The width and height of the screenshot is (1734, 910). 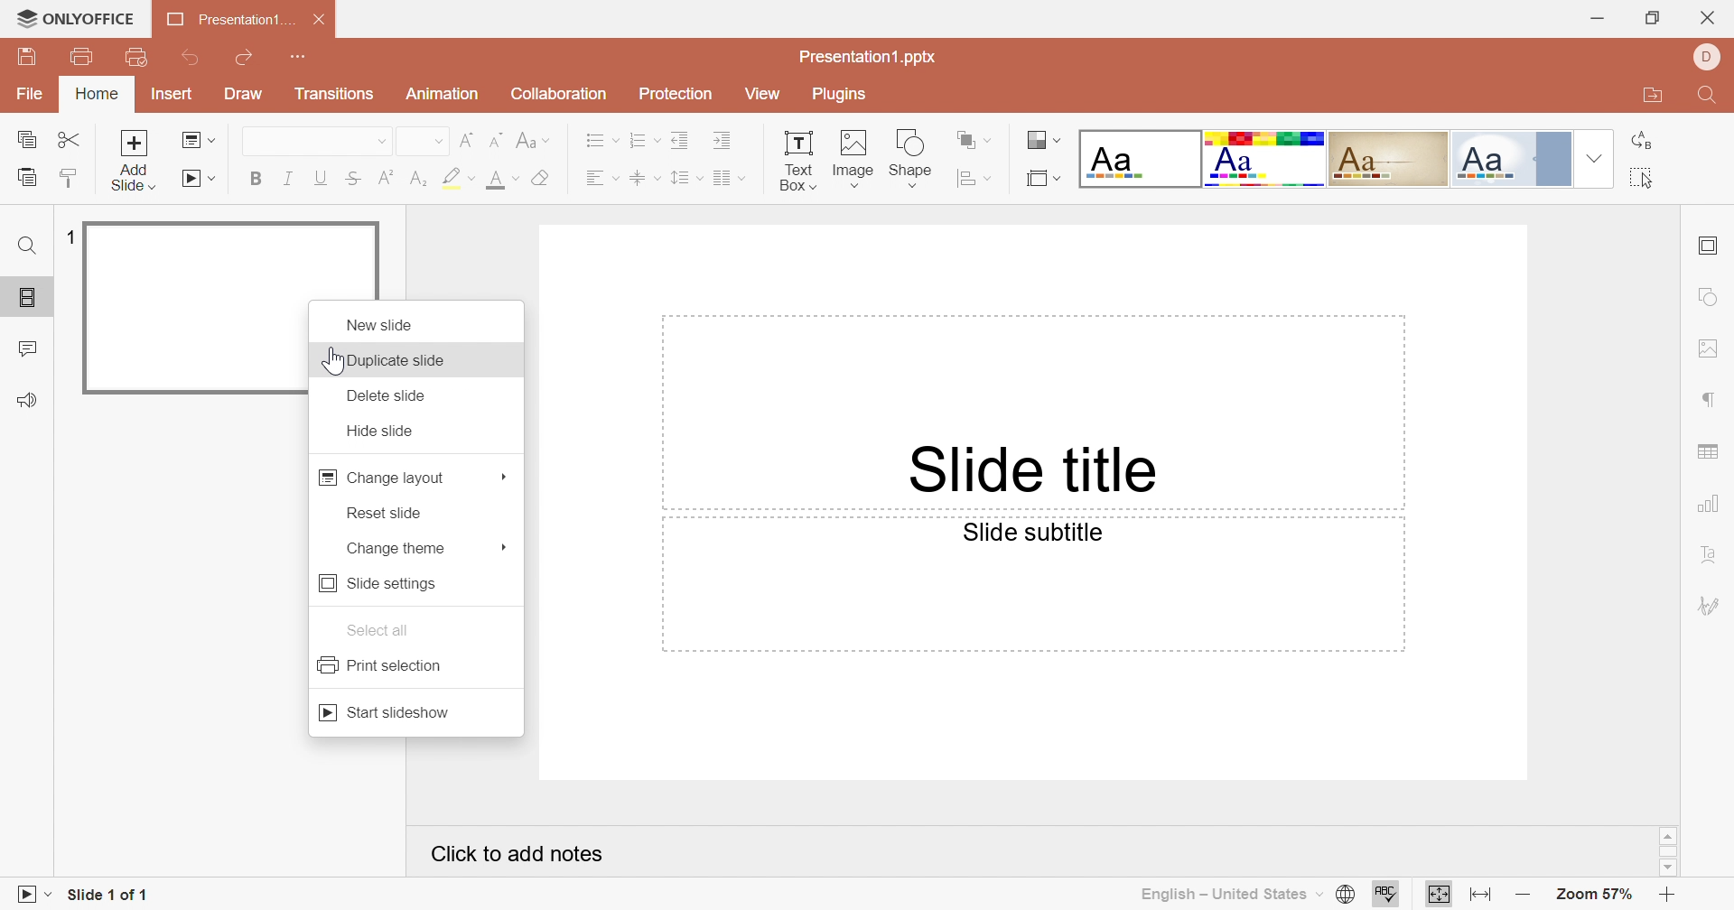 I want to click on Start Slideshow, so click(x=187, y=181).